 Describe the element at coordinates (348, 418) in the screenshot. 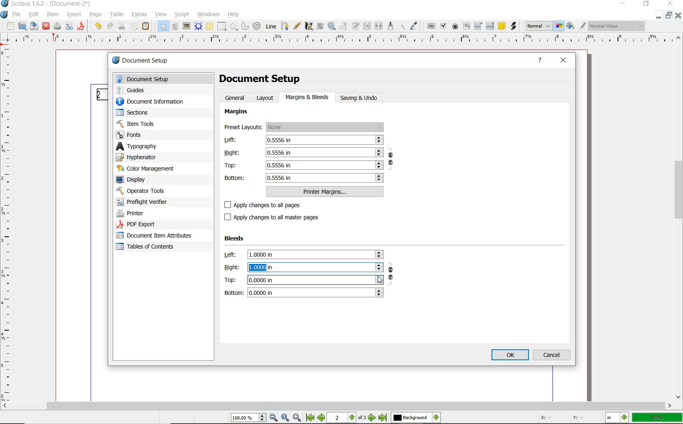

I see `2 of 3` at that location.